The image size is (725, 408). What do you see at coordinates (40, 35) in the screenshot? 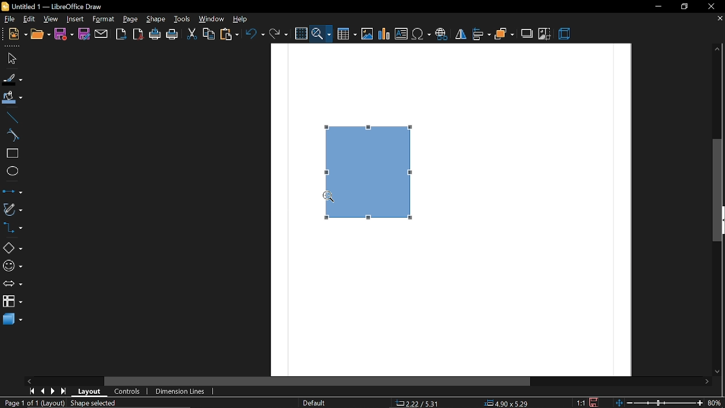
I see `open ` at bounding box center [40, 35].